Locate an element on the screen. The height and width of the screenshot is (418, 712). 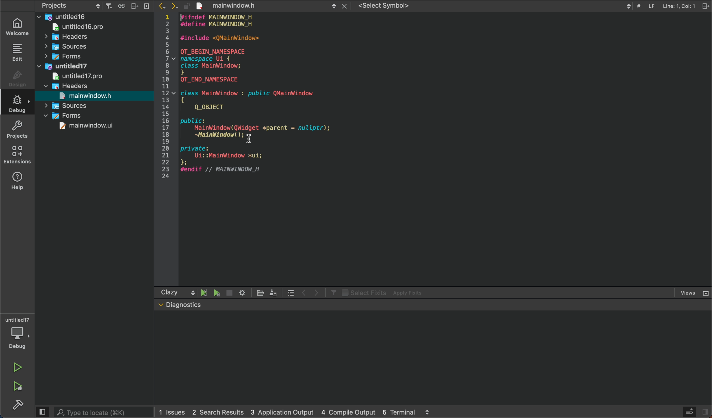
Menu is located at coordinates (146, 6).